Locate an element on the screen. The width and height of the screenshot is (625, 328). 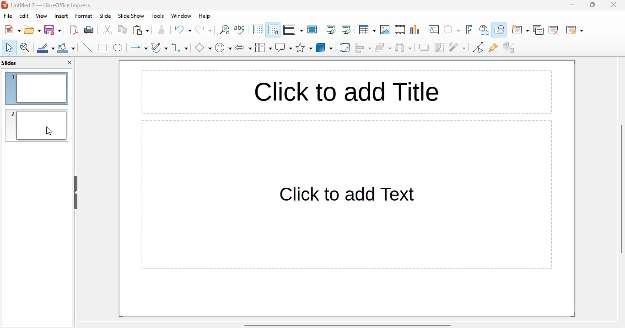
insert image is located at coordinates (385, 30).